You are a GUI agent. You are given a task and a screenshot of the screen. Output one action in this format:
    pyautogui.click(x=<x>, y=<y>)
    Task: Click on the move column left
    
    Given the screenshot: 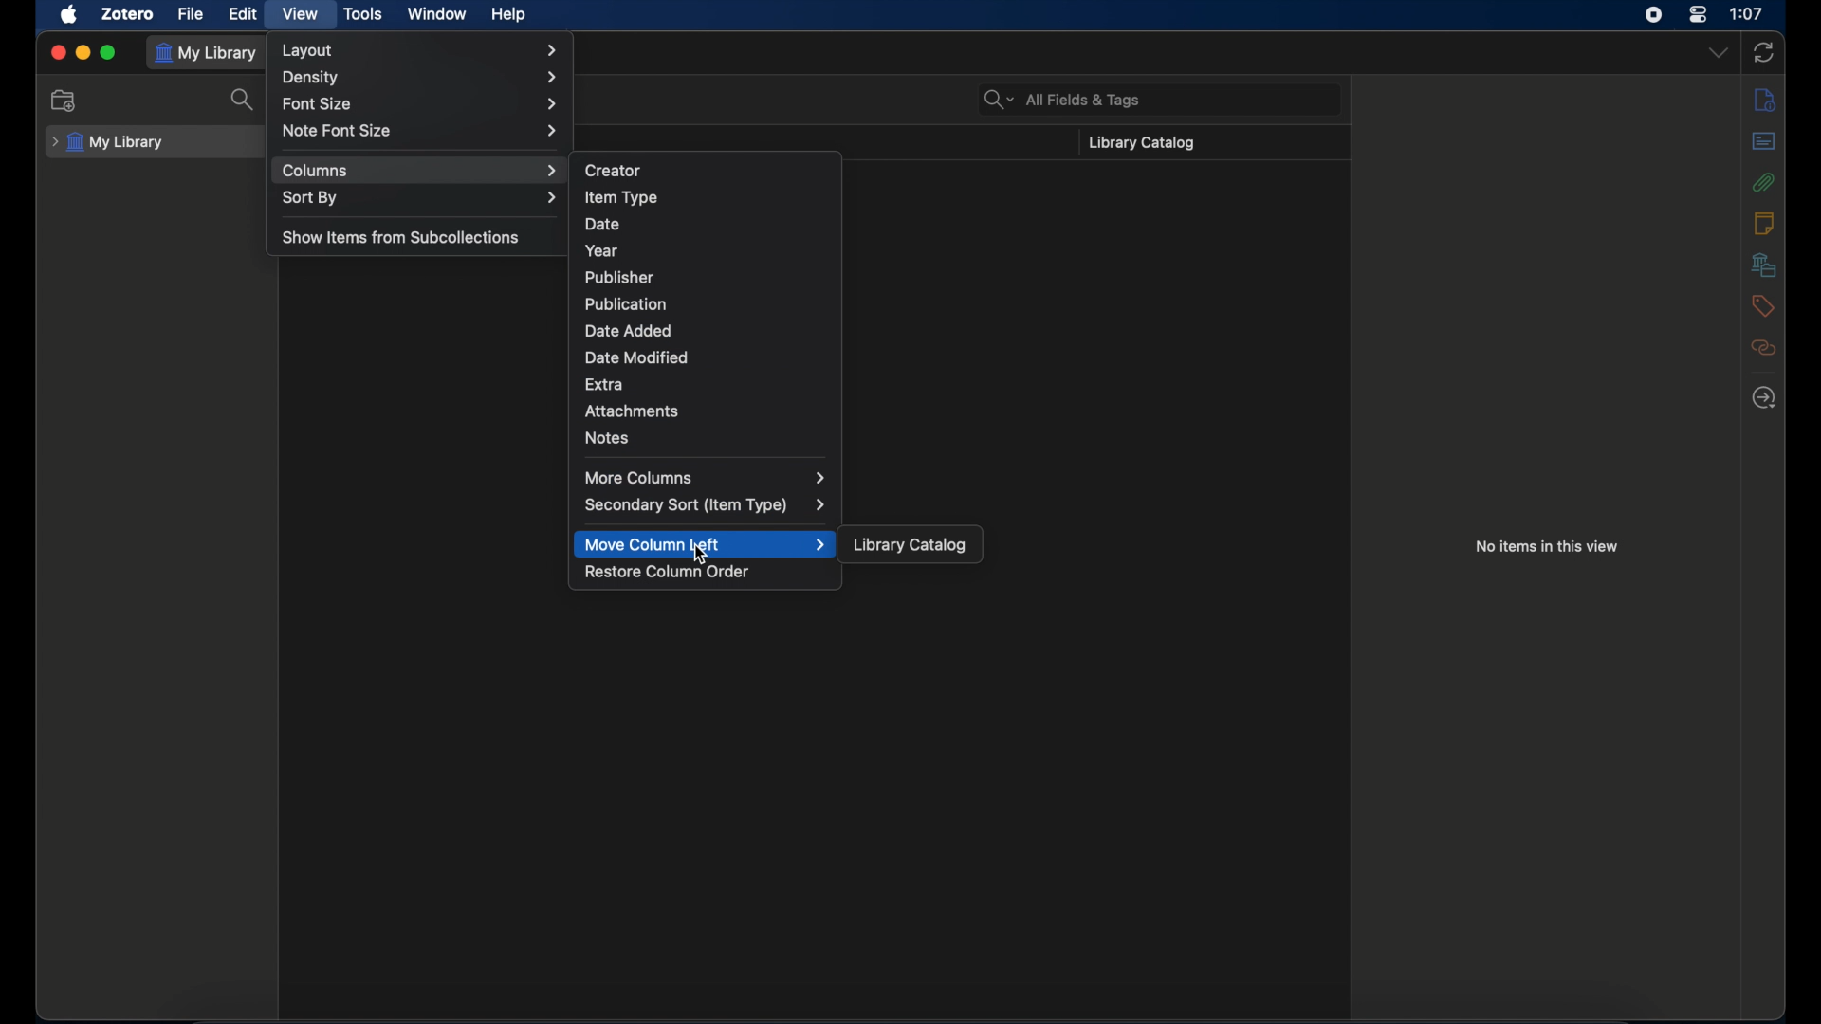 What is the action you would take?
    pyautogui.click(x=706, y=544)
    